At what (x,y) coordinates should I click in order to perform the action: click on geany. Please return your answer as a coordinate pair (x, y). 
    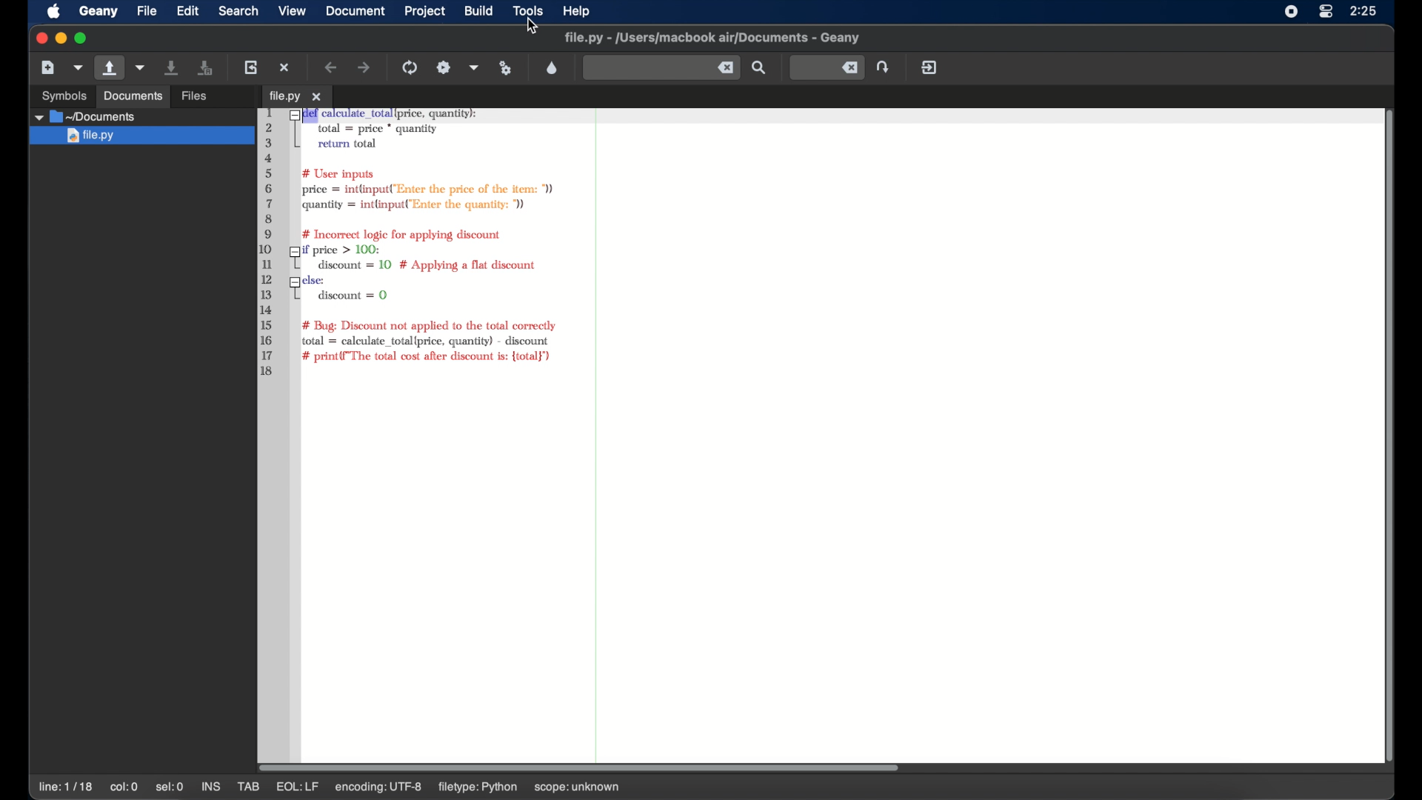
    Looking at the image, I should click on (99, 12).